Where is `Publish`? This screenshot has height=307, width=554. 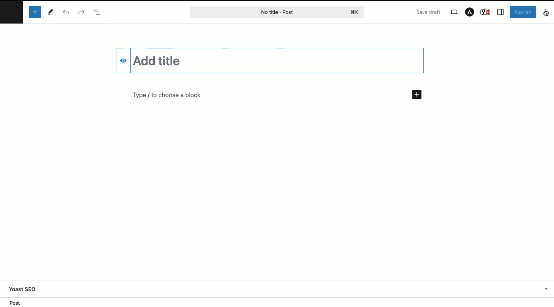
Publish is located at coordinates (522, 12).